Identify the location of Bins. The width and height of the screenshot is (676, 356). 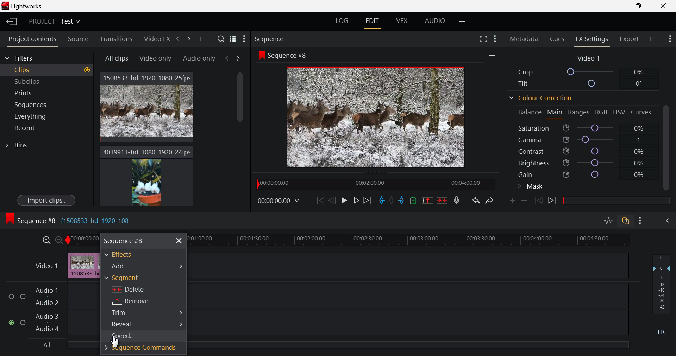
(46, 145).